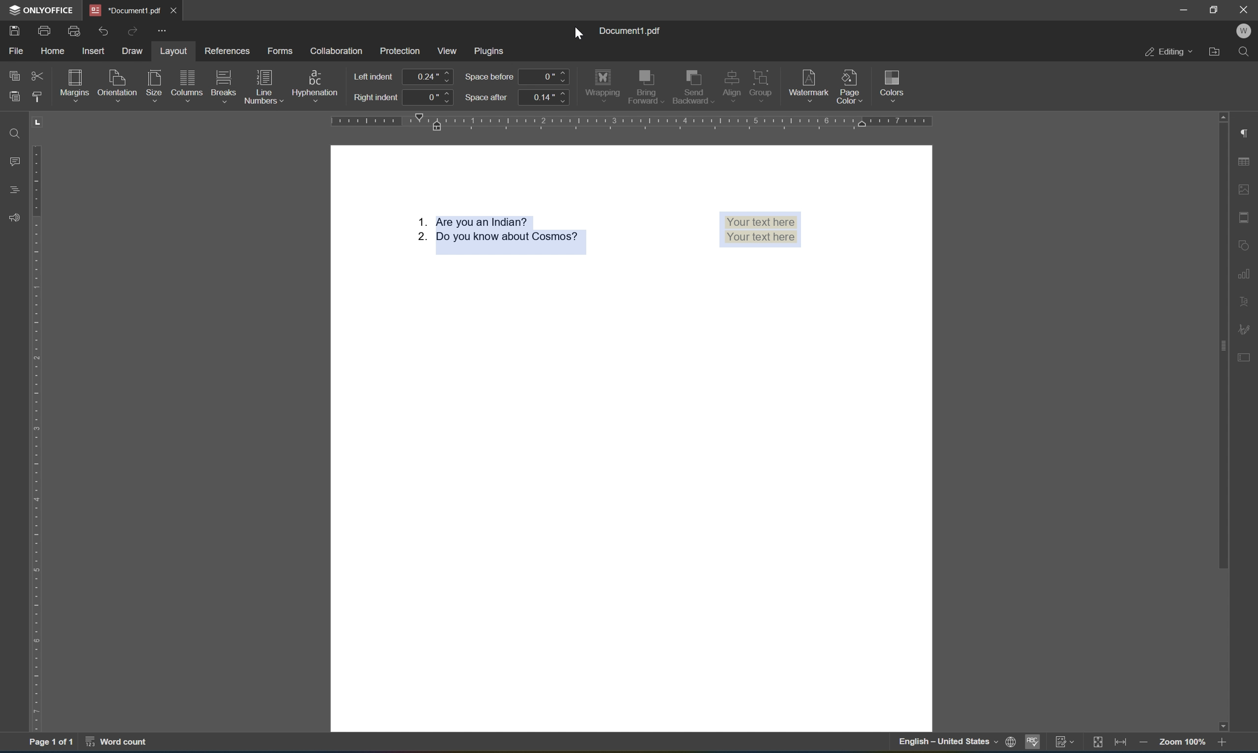  Describe the element at coordinates (16, 75) in the screenshot. I see `copy` at that location.